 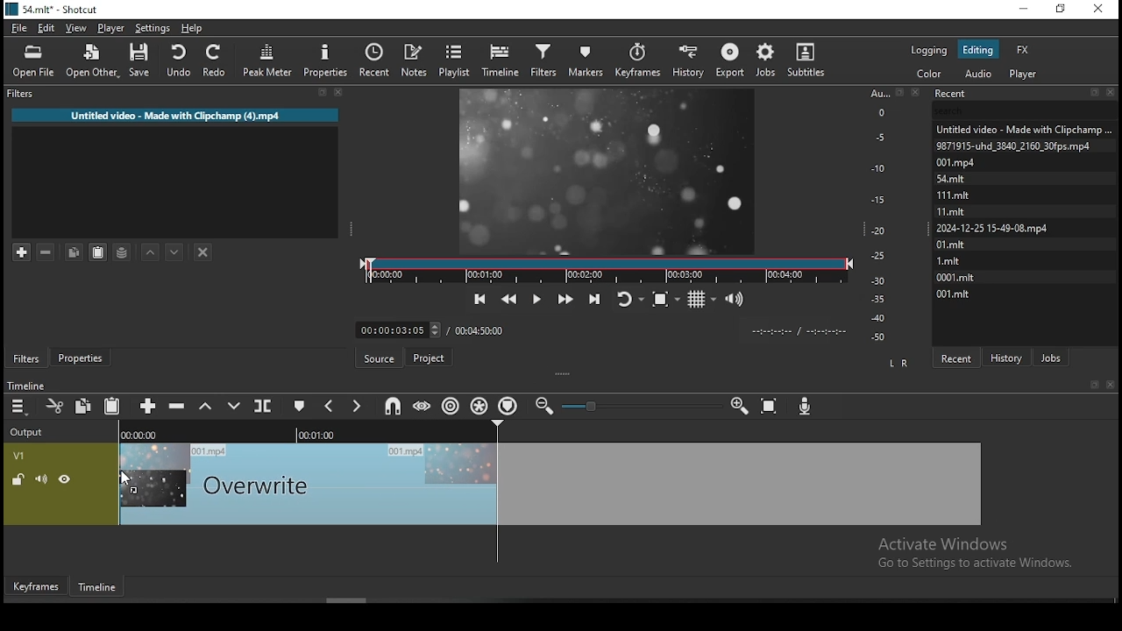 I want to click on files, so click(x=950, y=193).